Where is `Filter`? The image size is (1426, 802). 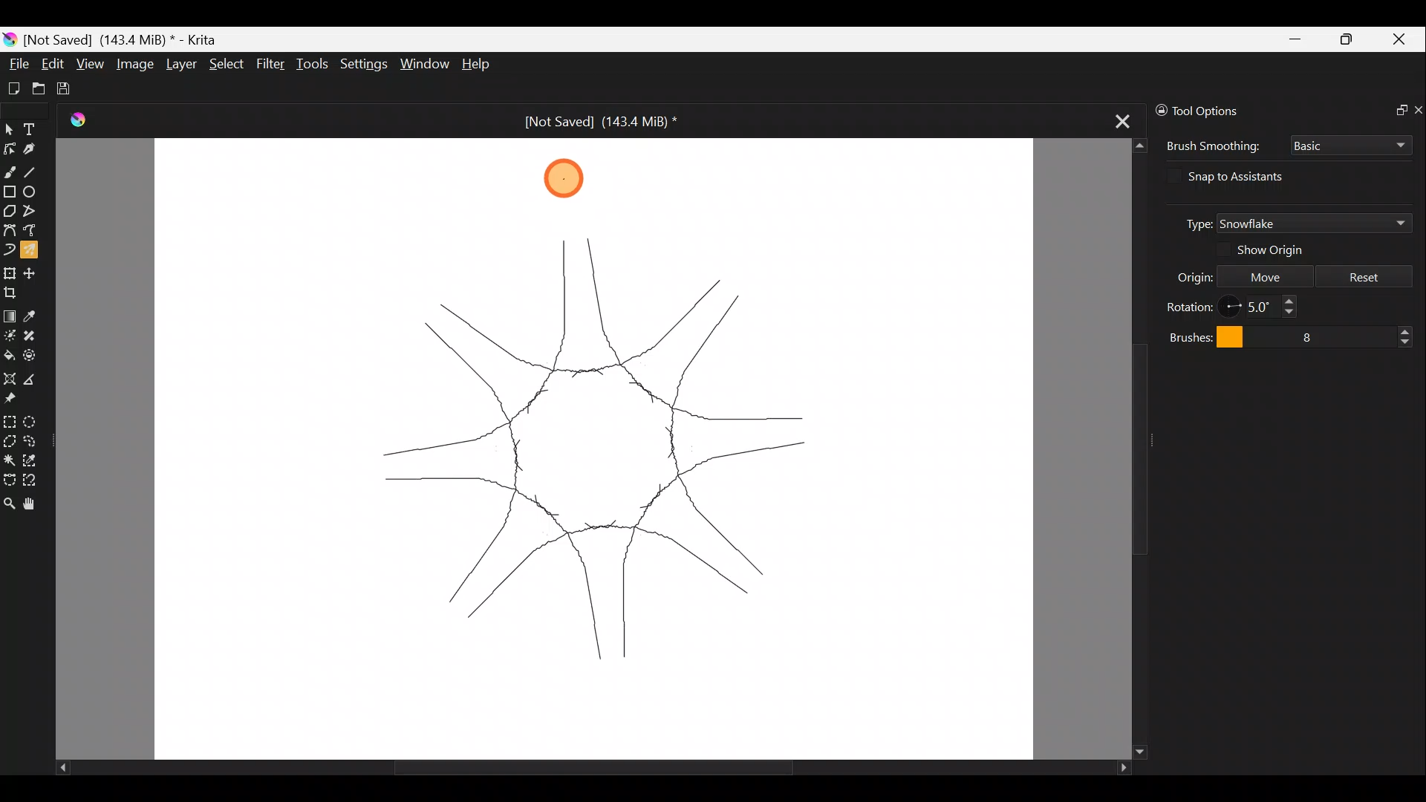
Filter is located at coordinates (273, 65).